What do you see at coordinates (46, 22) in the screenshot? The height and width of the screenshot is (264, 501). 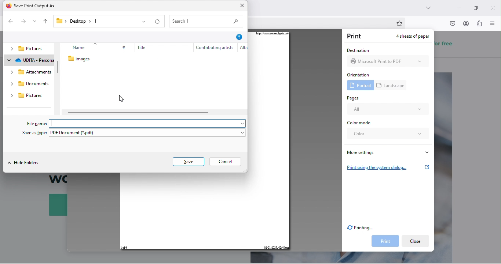 I see `up to` at bounding box center [46, 22].